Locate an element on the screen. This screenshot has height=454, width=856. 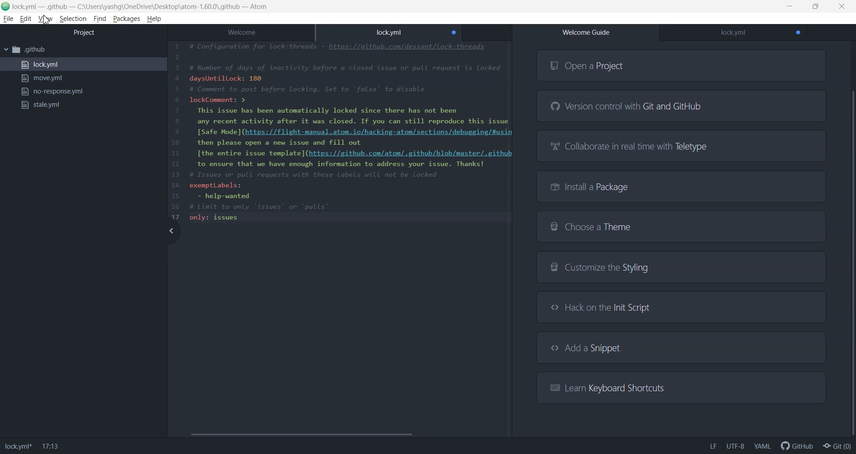
Open a Project is located at coordinates (682, 65).